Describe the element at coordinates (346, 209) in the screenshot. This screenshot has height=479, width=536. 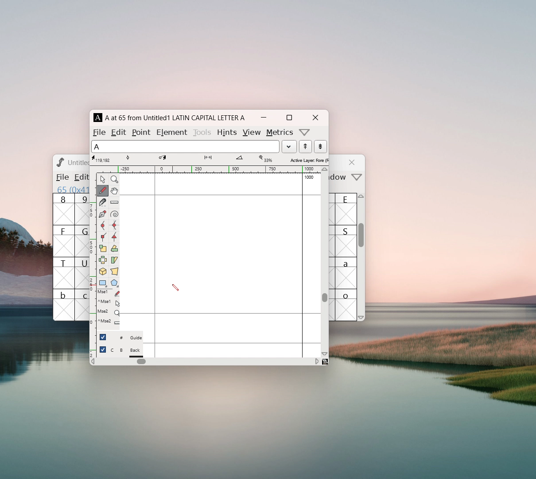
I see `E` at that location.